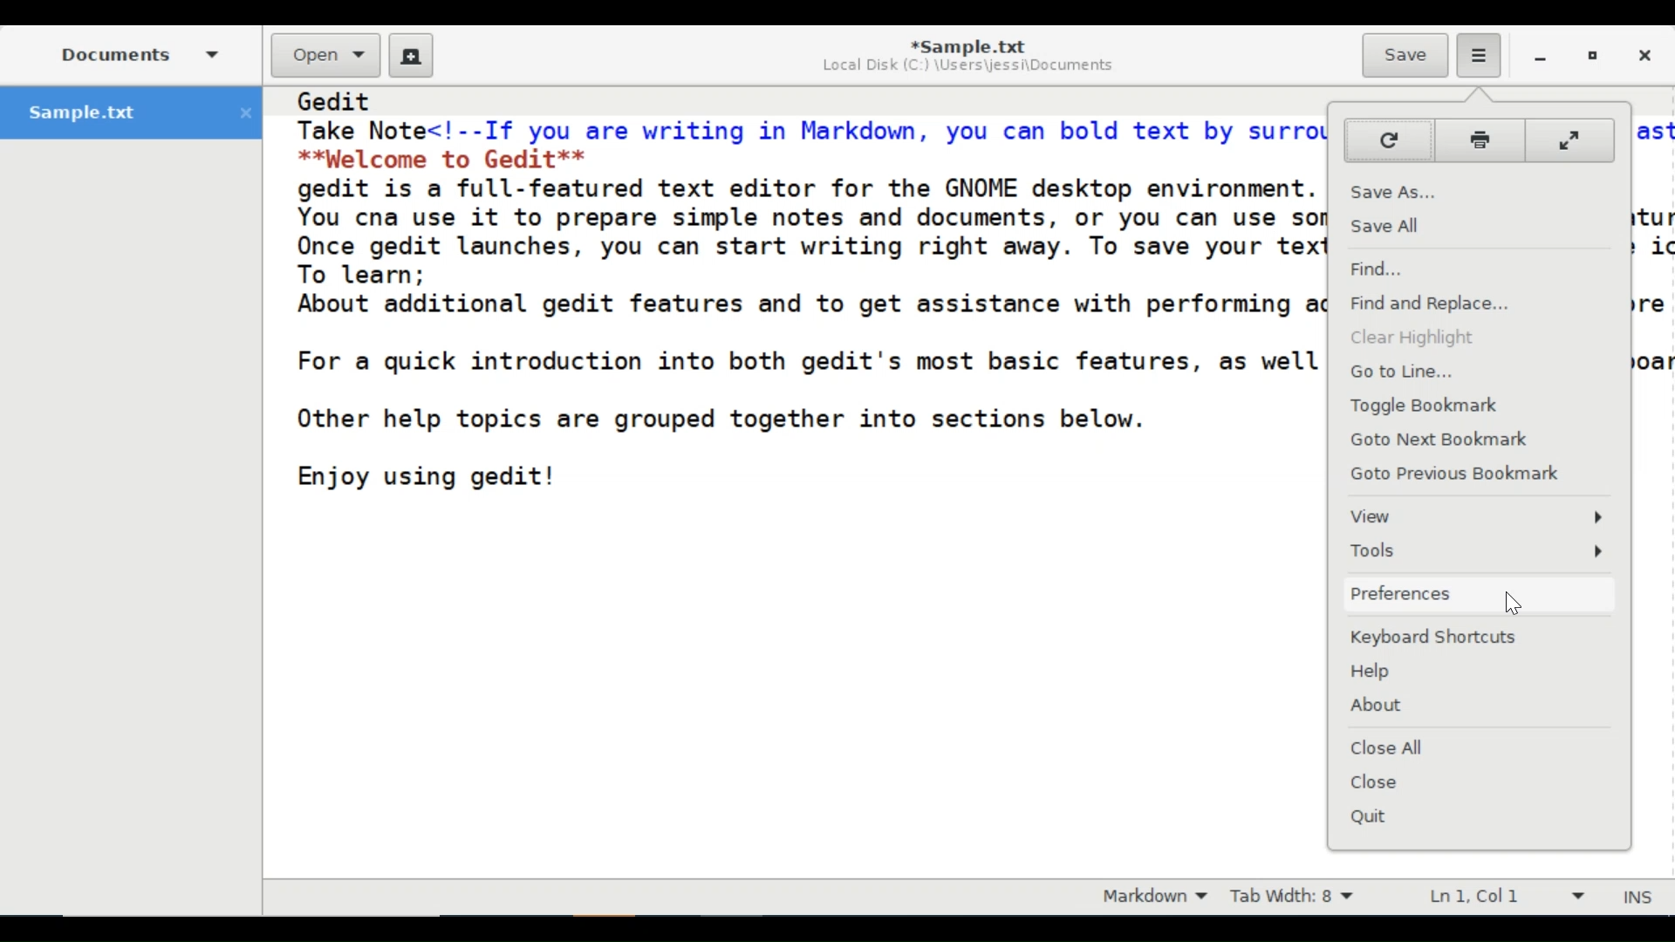  Describe the element at coordinates (1384, 140) in the screenshot. I see `Reload` at that location.